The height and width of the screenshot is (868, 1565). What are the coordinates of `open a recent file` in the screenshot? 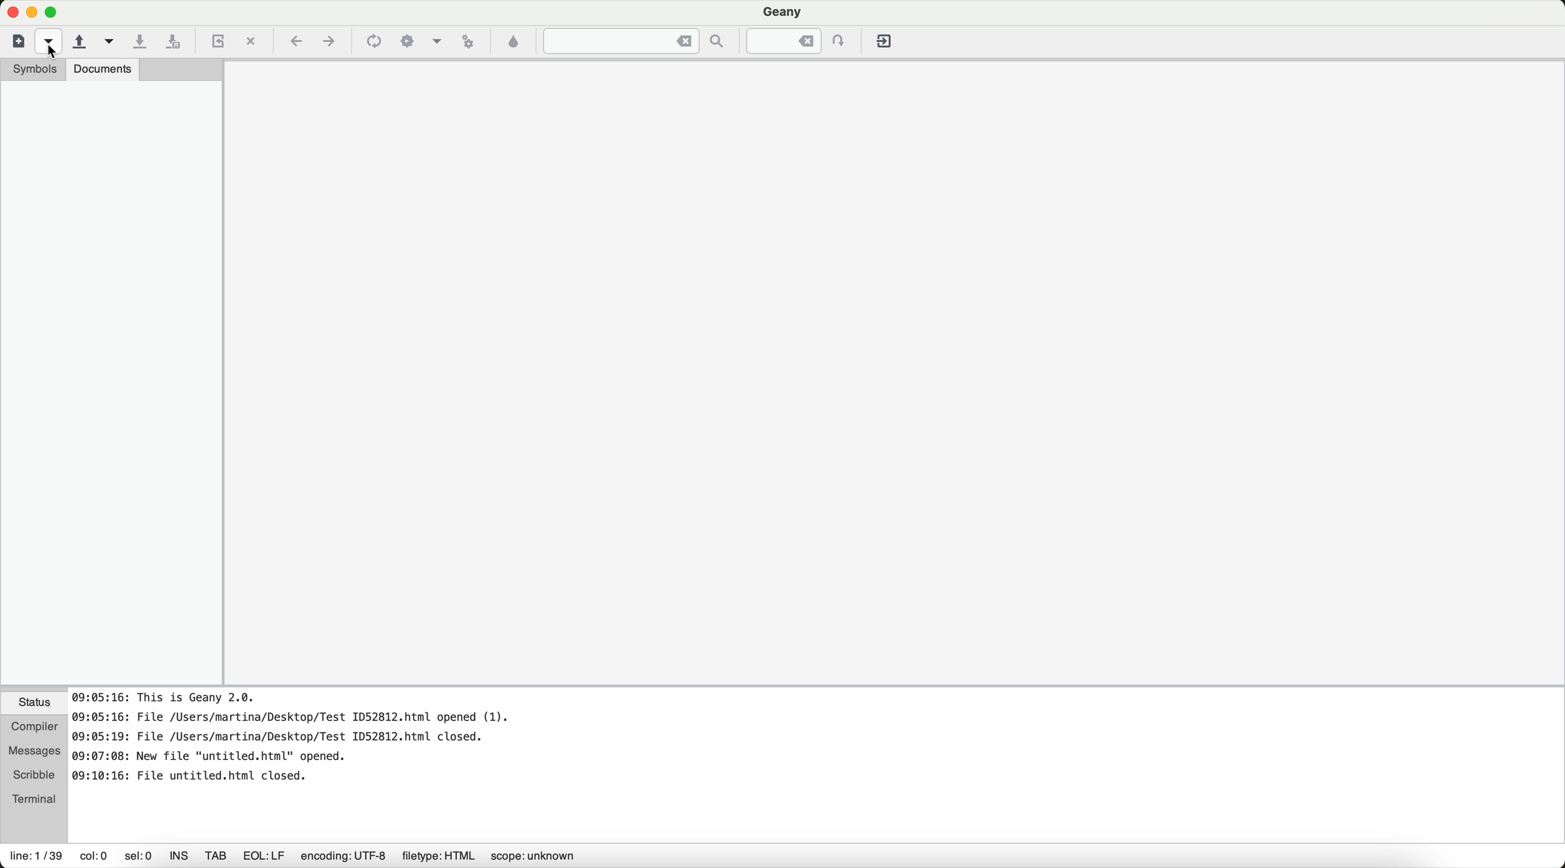 It's located at (108, 42).